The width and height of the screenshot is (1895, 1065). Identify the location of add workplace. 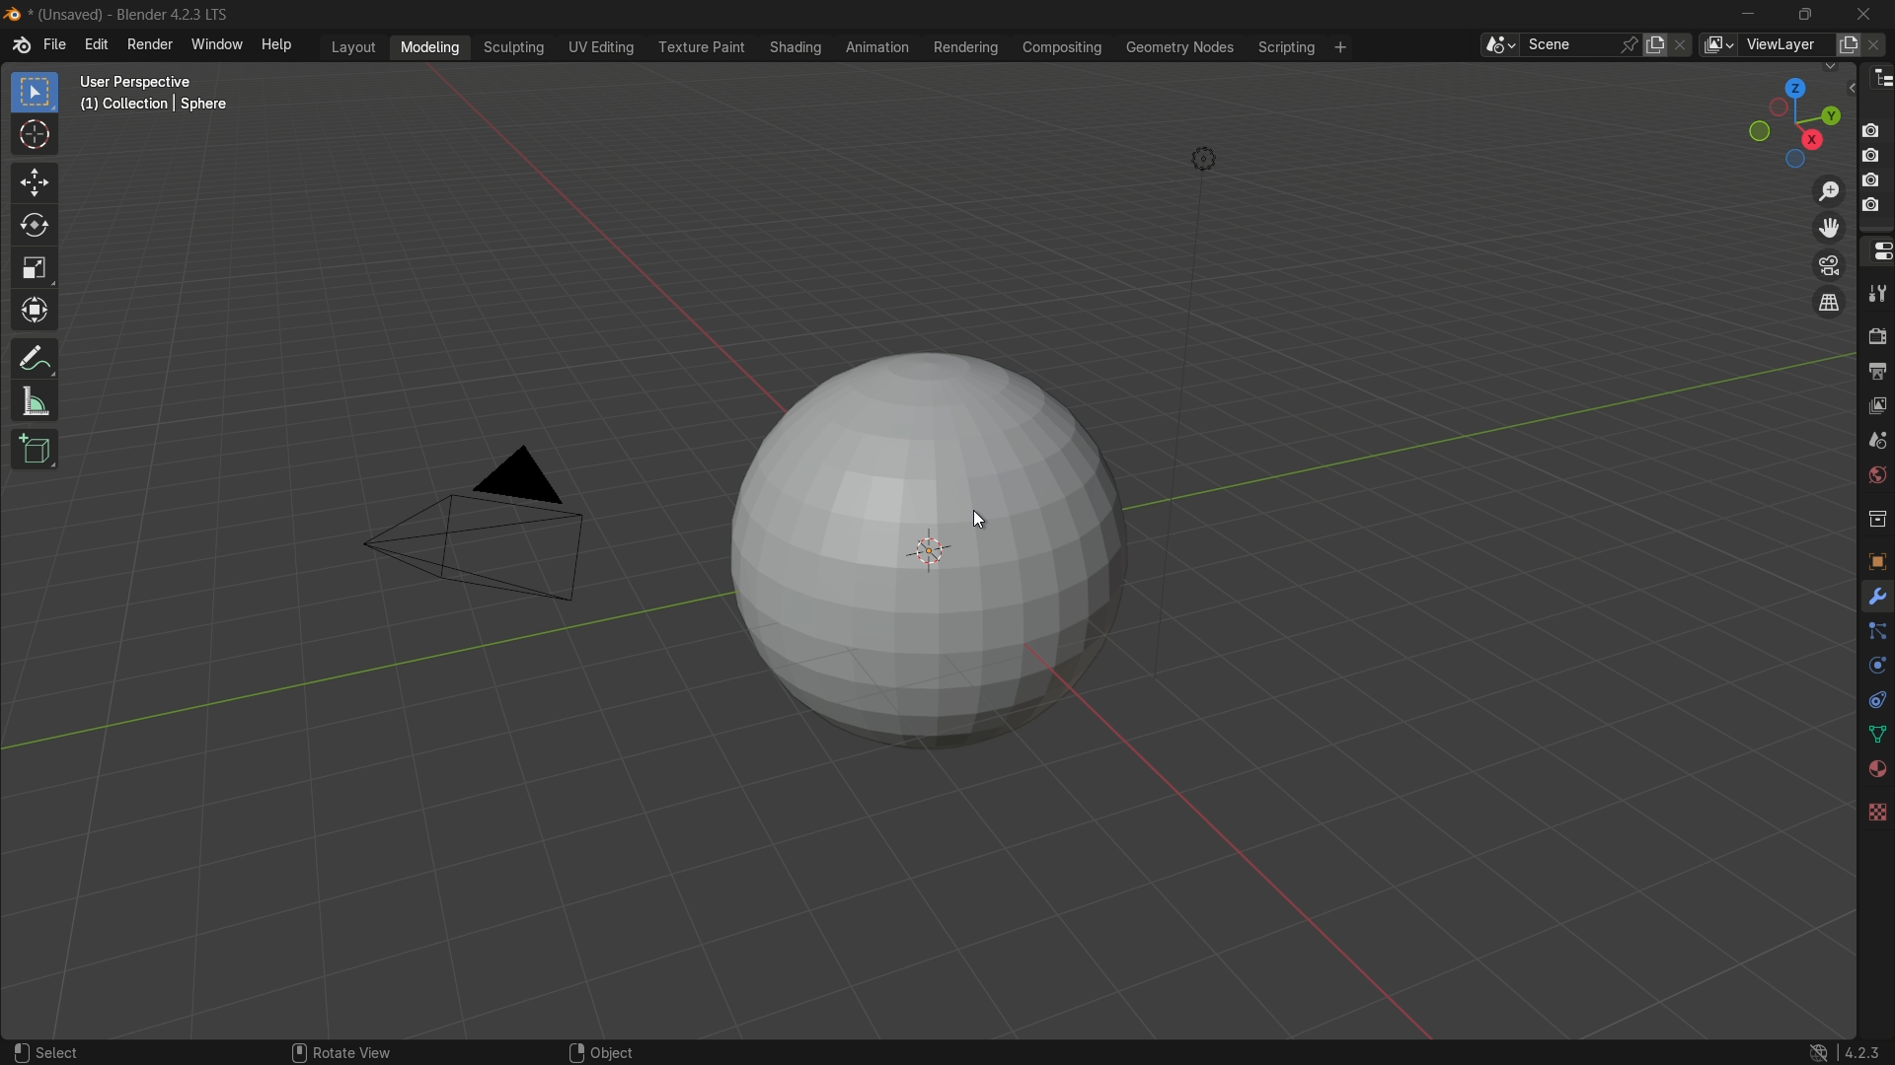
(1337, 47).